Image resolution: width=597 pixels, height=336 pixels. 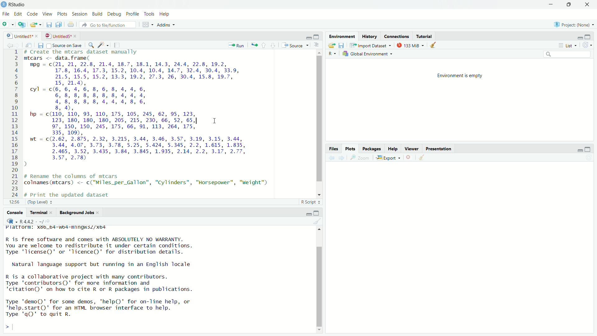 What do you see at coordinates (20, 36) in the screenshot?
I see `| Untitled 1*` at bounding box center [20, 36].